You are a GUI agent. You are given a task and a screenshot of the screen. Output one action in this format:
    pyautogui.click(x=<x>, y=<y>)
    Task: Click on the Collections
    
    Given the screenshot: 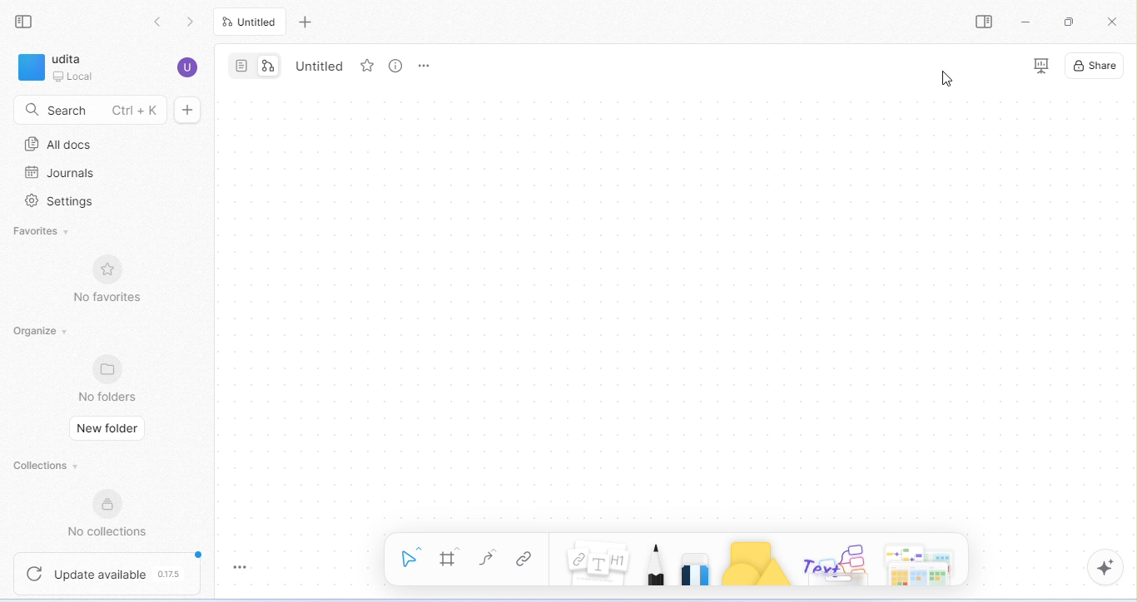 What is the action you would take?
    pyautogui.click(x=37, y=466)
    